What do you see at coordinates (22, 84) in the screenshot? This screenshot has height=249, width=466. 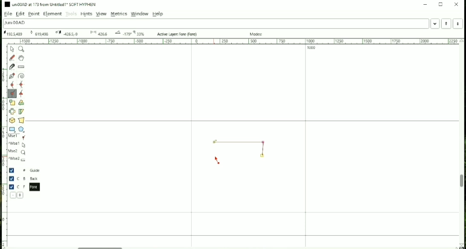 I see `Add a curve point always either horizontal or vertical` at bounding box center [22, 84].